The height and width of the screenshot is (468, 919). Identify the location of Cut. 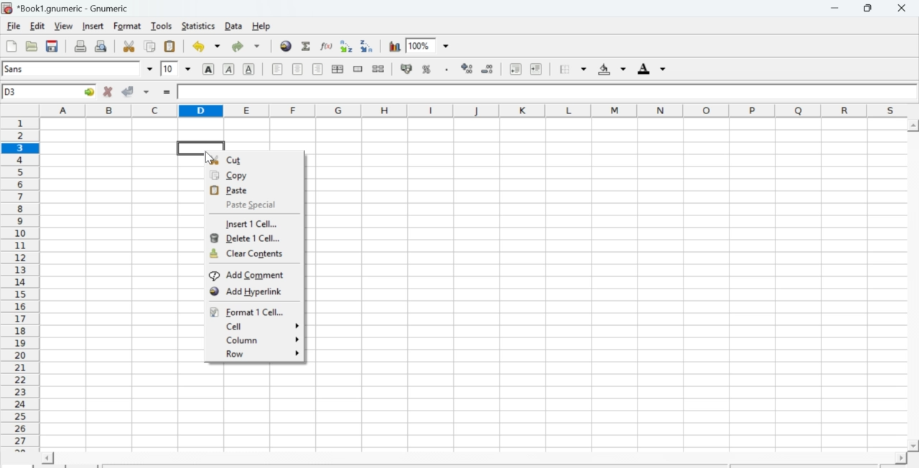
(237, 159).